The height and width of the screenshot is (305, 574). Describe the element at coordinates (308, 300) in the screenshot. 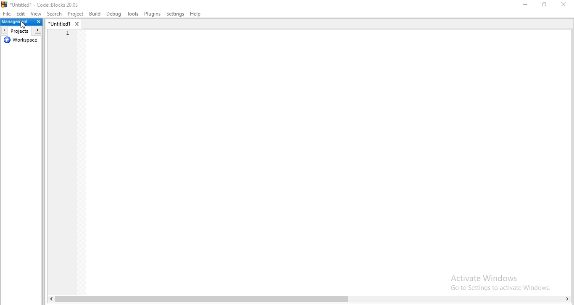

I see `scroll bar` at that location.